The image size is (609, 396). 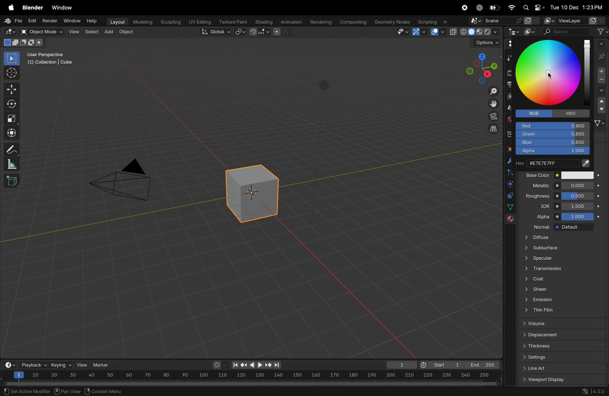 I want to click on tool, so click(x=509, y=59).